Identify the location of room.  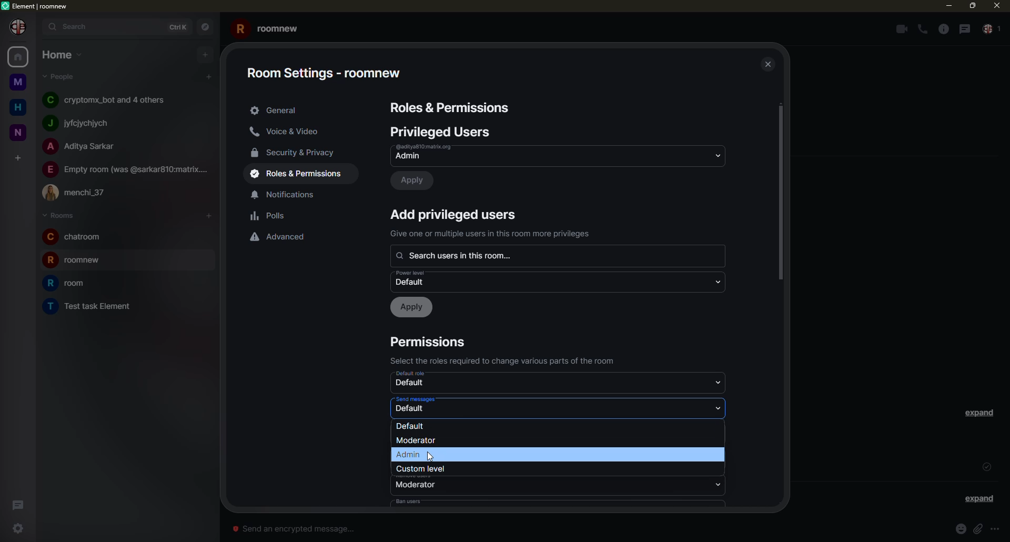
(90, 306).